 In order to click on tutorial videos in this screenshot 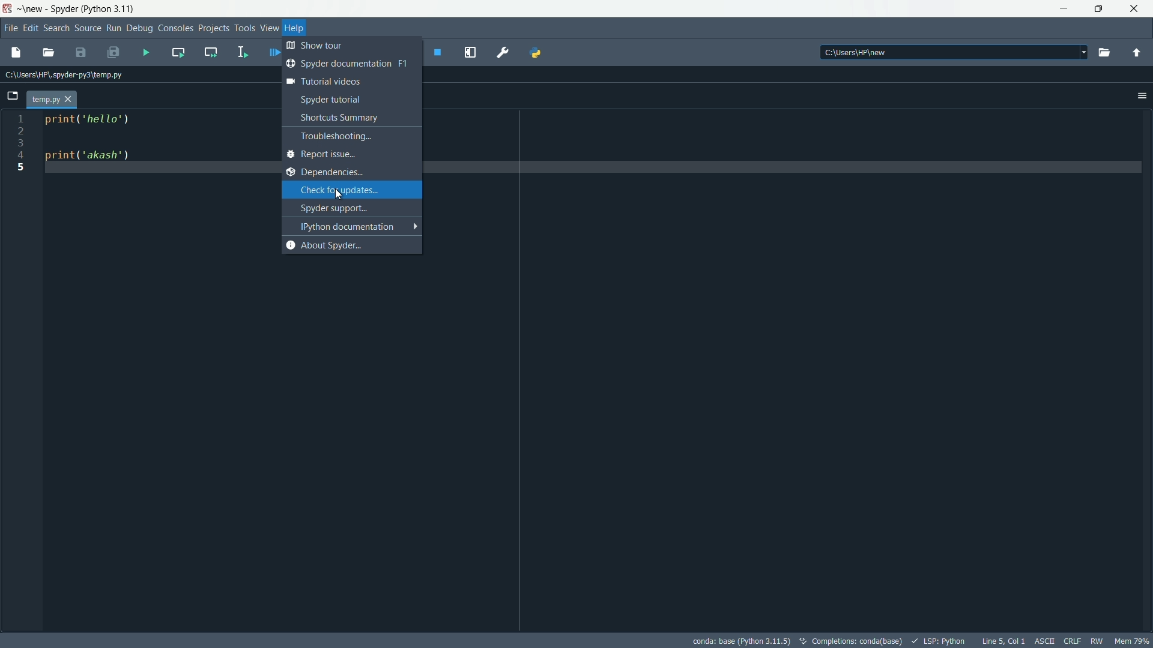, I will do `click(347, 82)`.